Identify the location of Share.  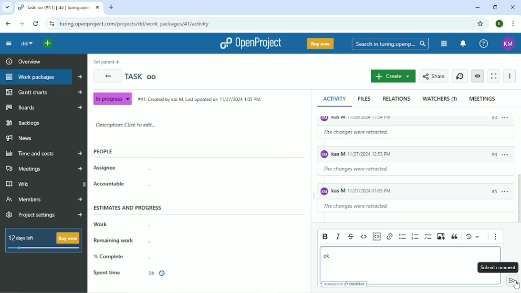
(434, 76).